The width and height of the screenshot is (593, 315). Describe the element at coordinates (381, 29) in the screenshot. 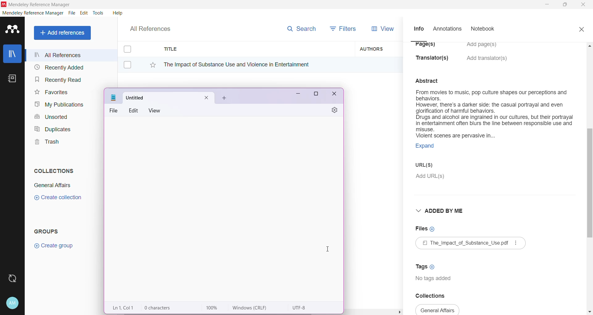

I see `View` at that location.